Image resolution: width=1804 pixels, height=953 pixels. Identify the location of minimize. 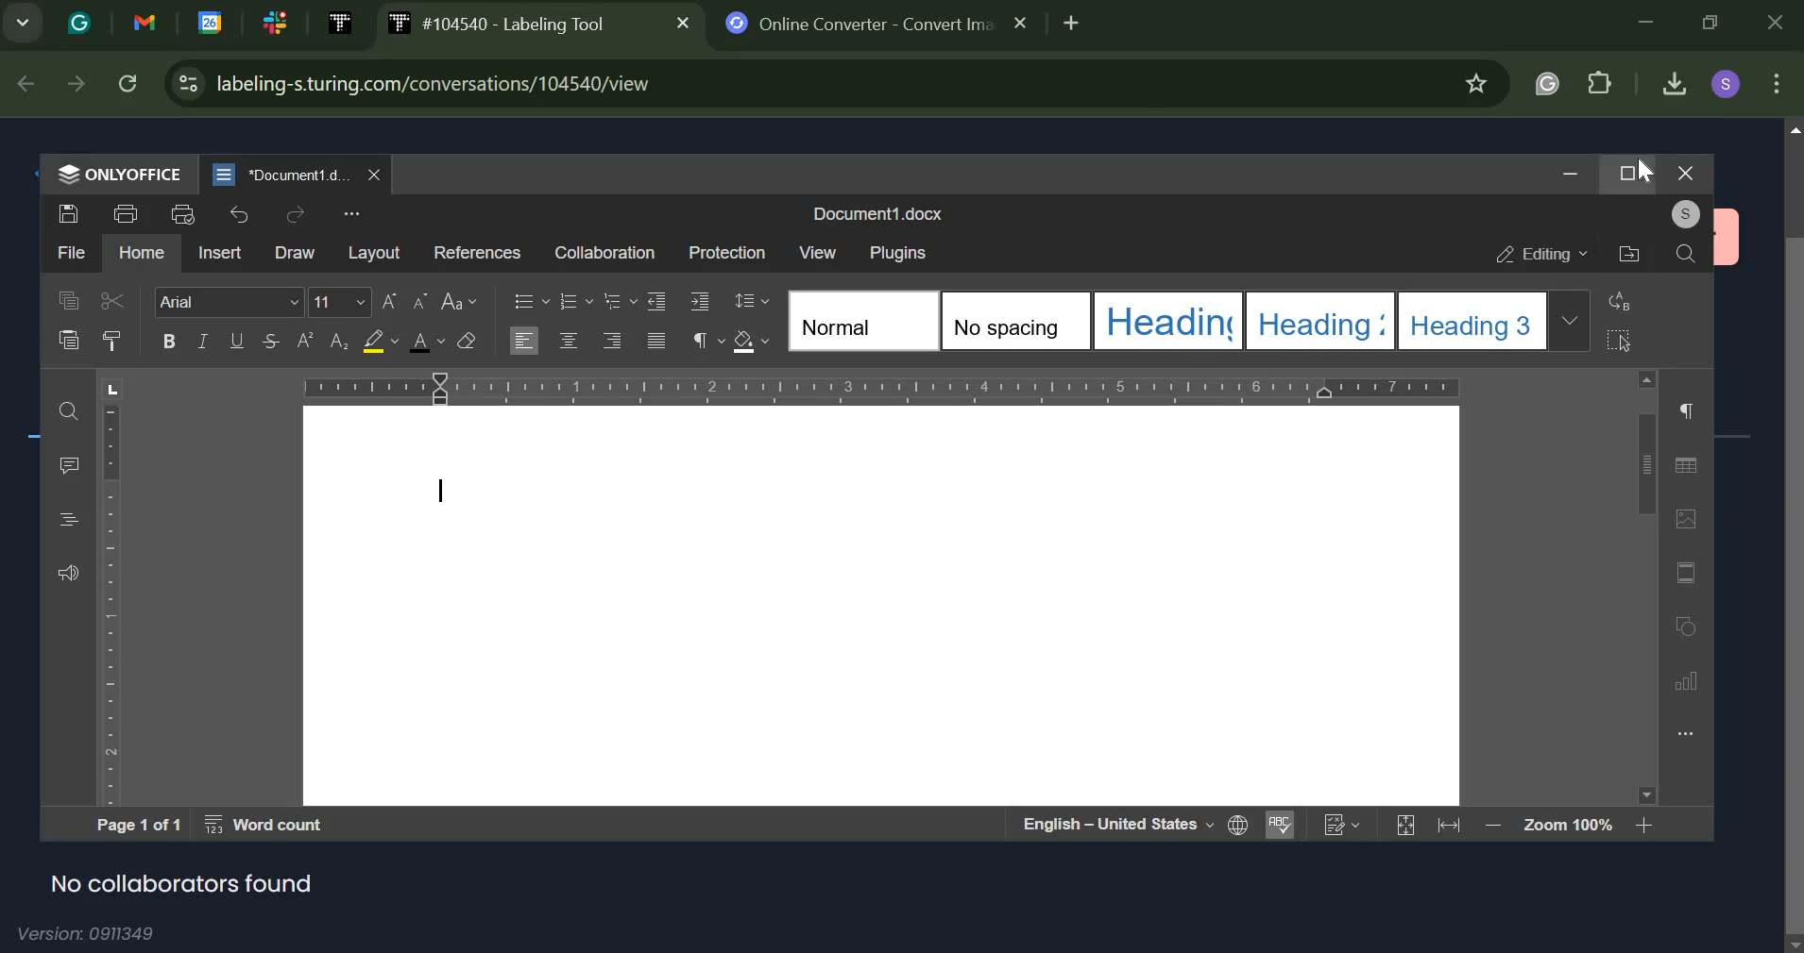
(1649, 23).